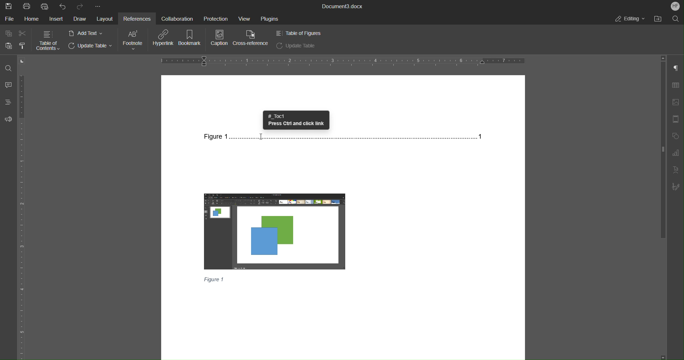 The image size is (684, 360). Describe the element at coordinates (23, 34) in the screenshot. I see `Cut` at that location.